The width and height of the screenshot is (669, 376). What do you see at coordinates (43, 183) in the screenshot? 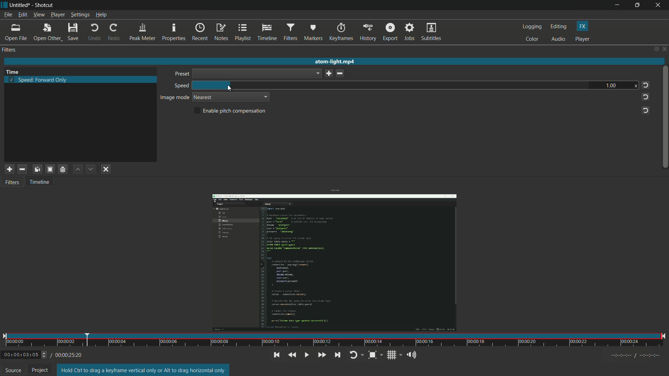
I see `Timeline` at bounding box center [43, 183].